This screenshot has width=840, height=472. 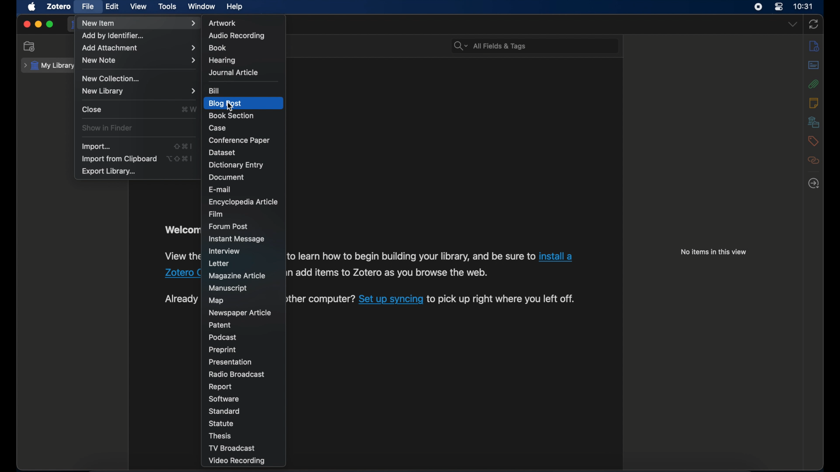 I want to click on help, so click(x=234, y=7).